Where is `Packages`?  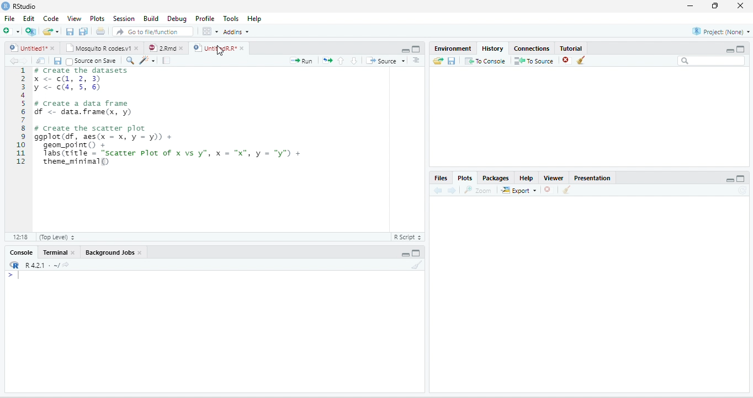 Packages is located at coordinates (495, 178).